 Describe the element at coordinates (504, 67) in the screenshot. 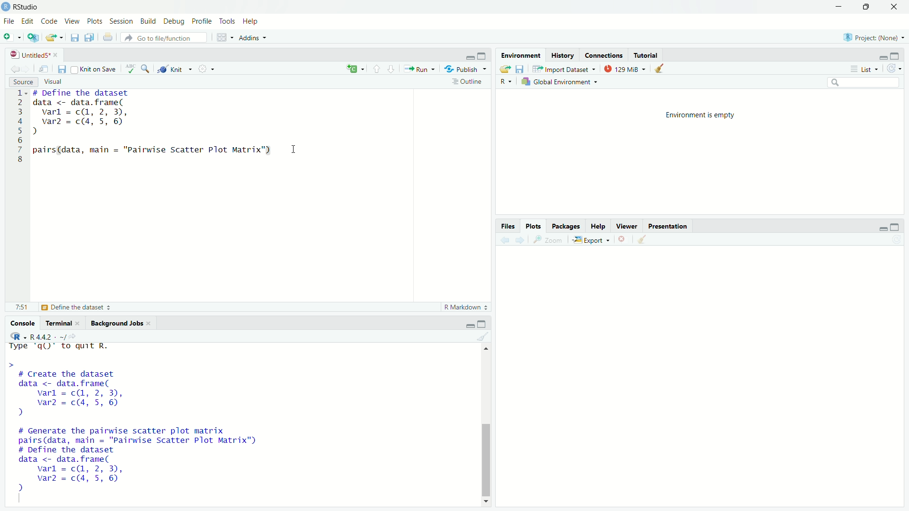

I see `Load workspace` at that location.